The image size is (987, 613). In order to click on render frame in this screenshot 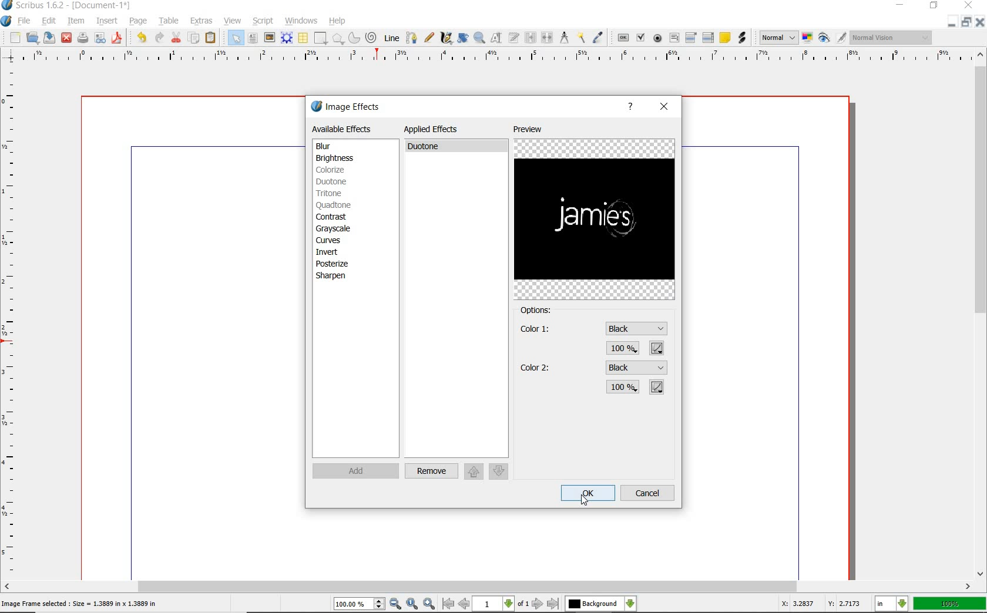, I will do `click(286, 38)`.